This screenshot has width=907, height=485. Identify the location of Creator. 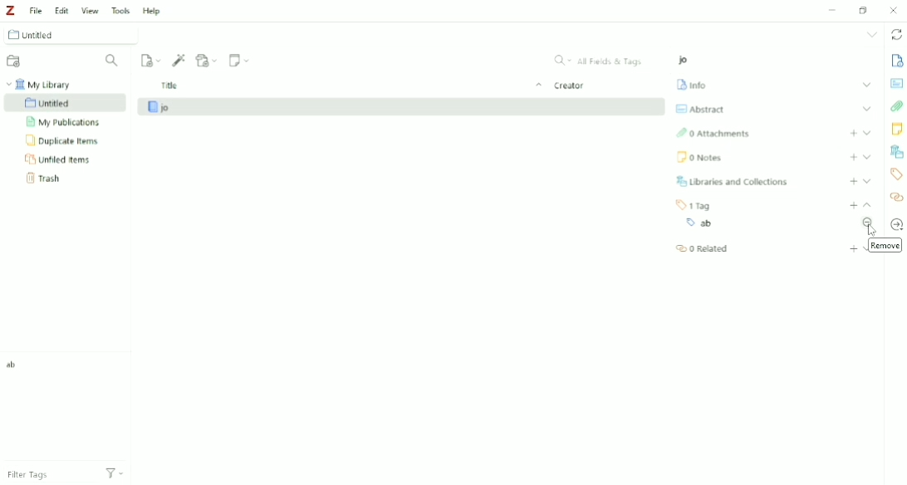
(582, 85).